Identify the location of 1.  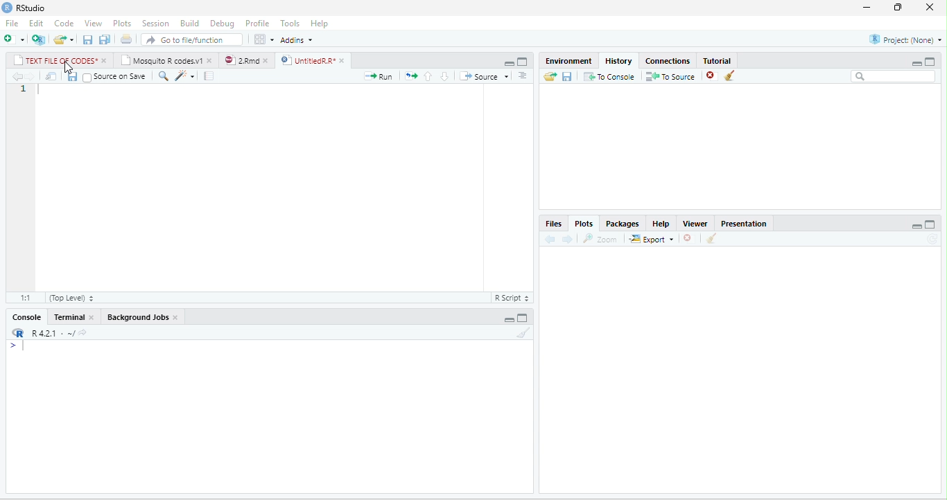
(24, 89).